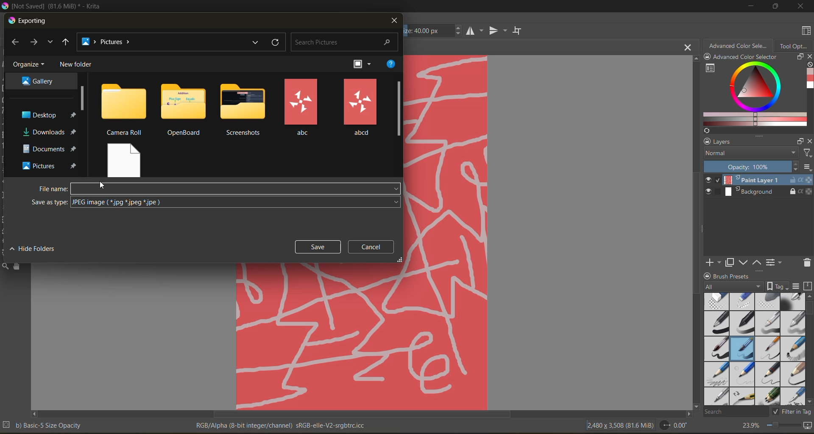 This screenshot has height=434, width=814. What do you see at coordinates (743, 263) in the screenshot?
I see `mask down` at bounding box center [743, 263].